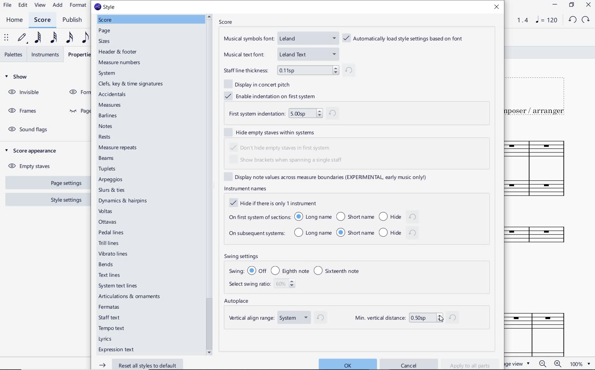 The width and height of the screenshot is (595, 370). What do you see at coordinates (106, 32) in the screenshot?
I see `page` at bounding box center [106, 32].